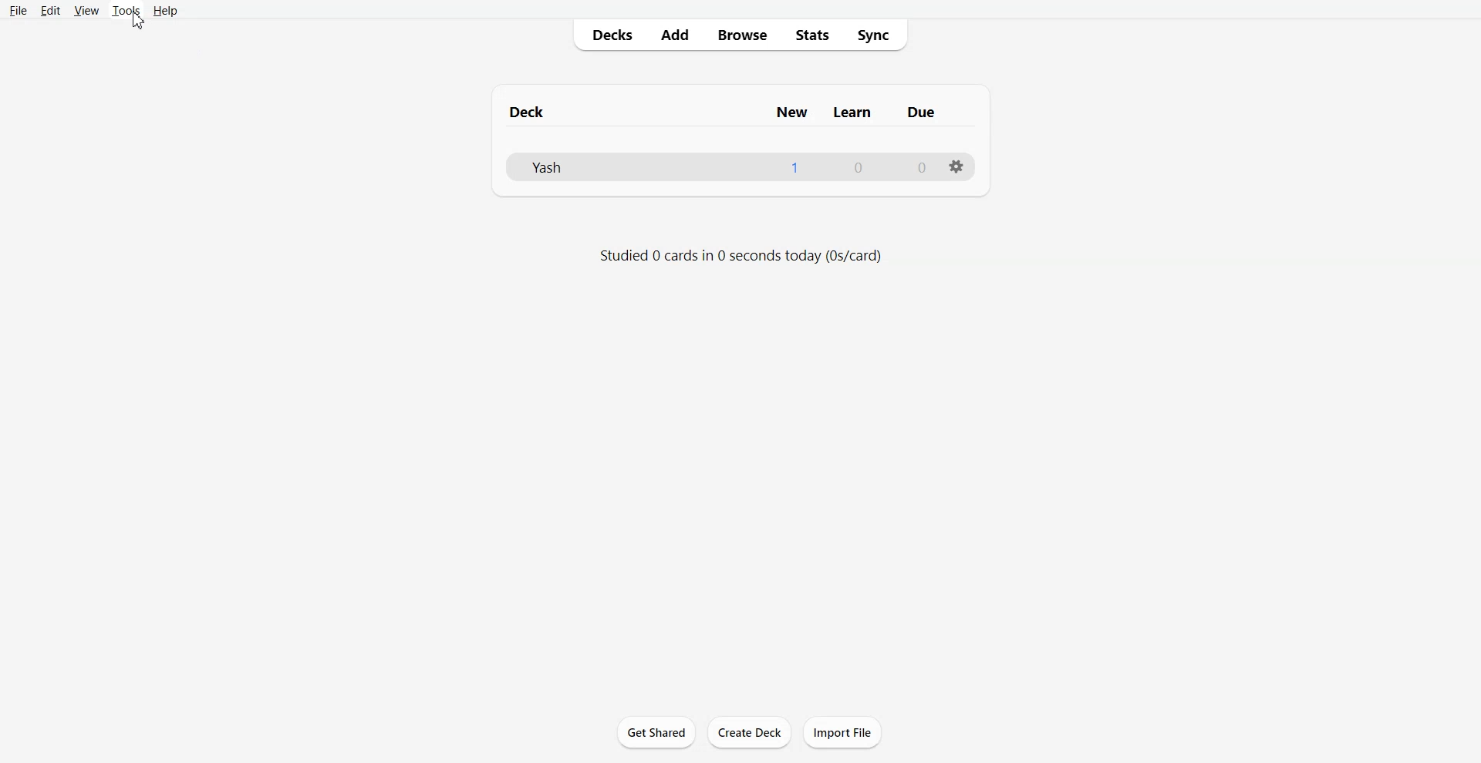 The width and height of the screenshot is (1481, 763). What do you see at coordinates (812, 35) in the screenshot?
I see `Stats` at bounding box center [812, 35].